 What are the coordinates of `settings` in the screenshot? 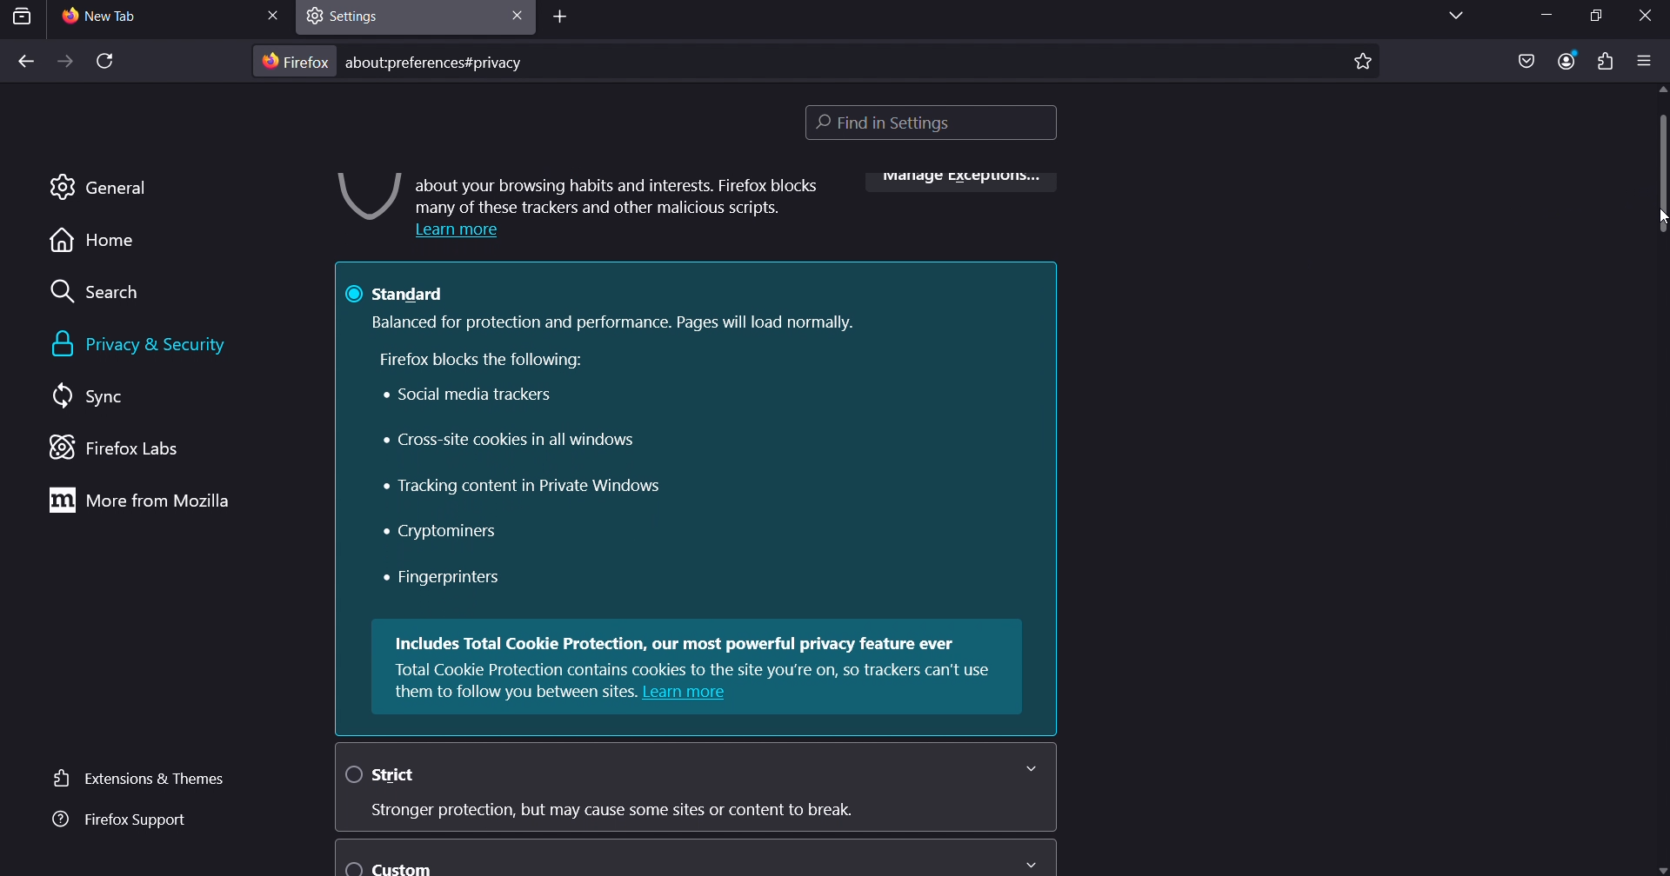 It's located at (356, 15).